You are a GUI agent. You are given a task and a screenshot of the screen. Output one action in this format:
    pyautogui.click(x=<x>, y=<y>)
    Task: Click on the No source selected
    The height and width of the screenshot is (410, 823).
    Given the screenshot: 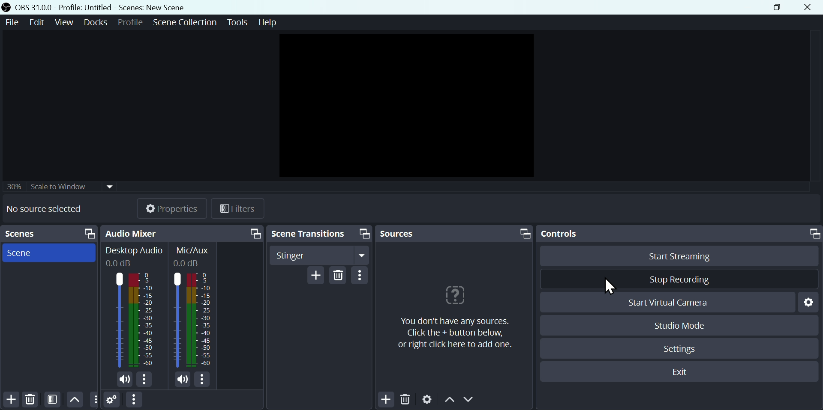 What is the action you would take?
    pyautogui.click(x=50, y=209)
    